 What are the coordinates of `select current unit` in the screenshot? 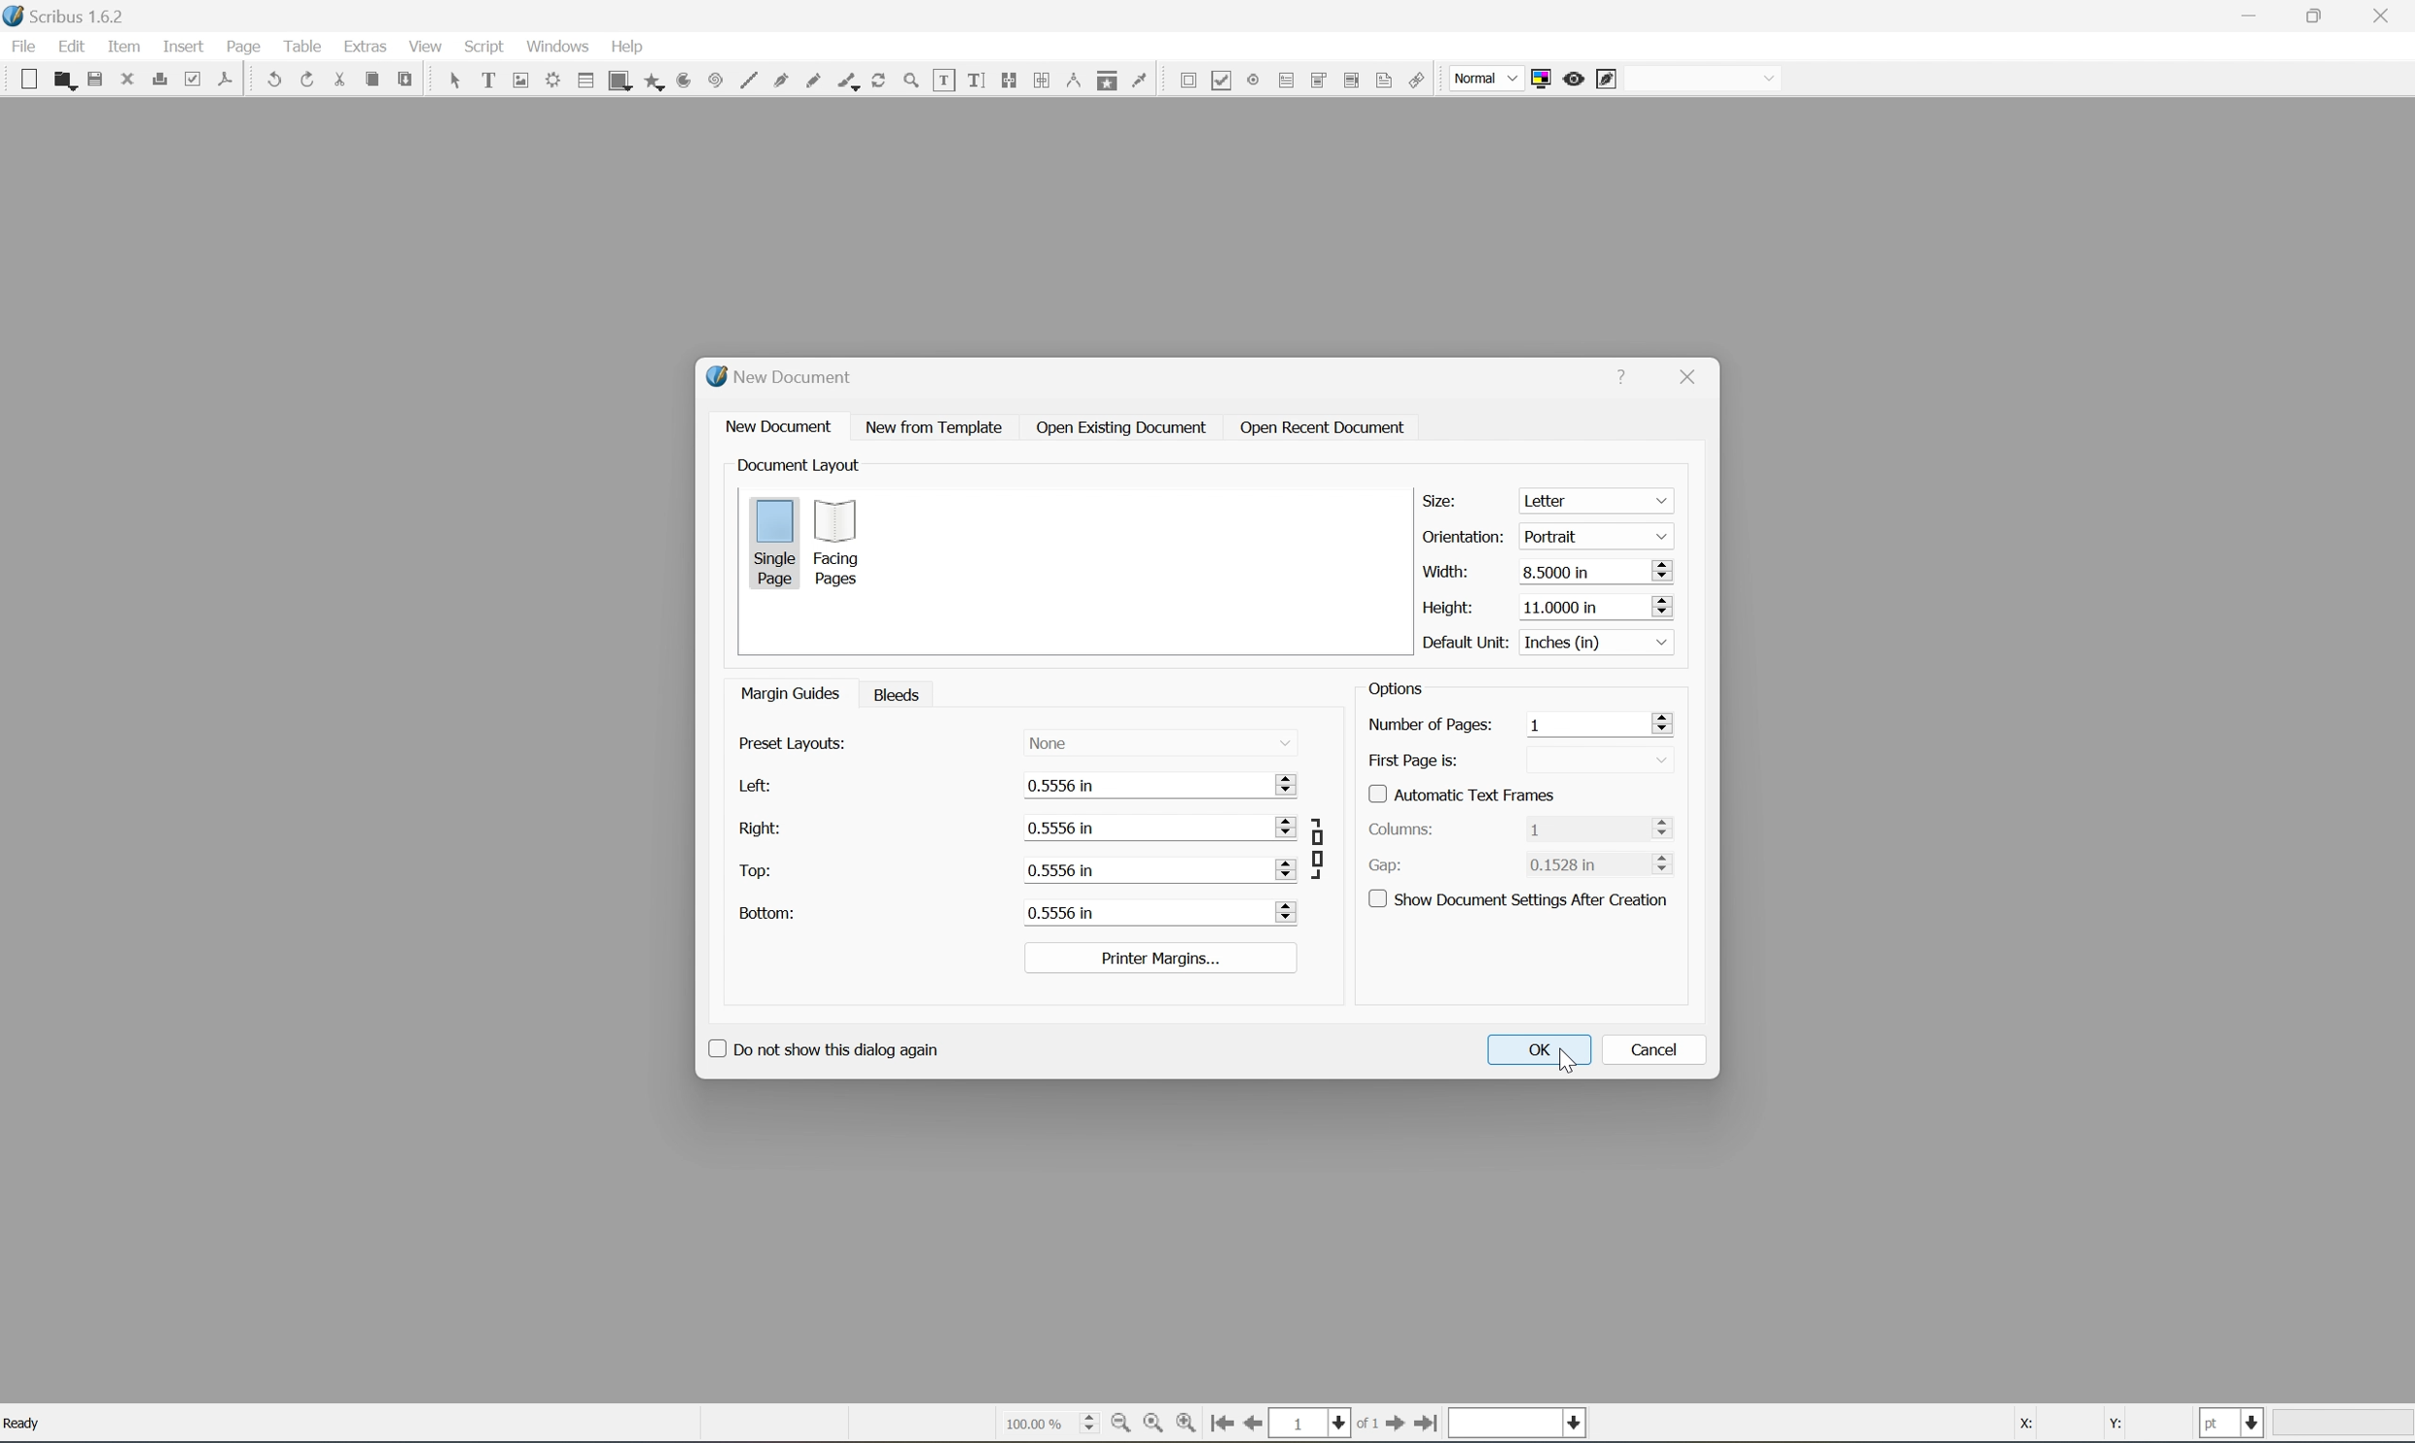 It's located at (2232, 1425).